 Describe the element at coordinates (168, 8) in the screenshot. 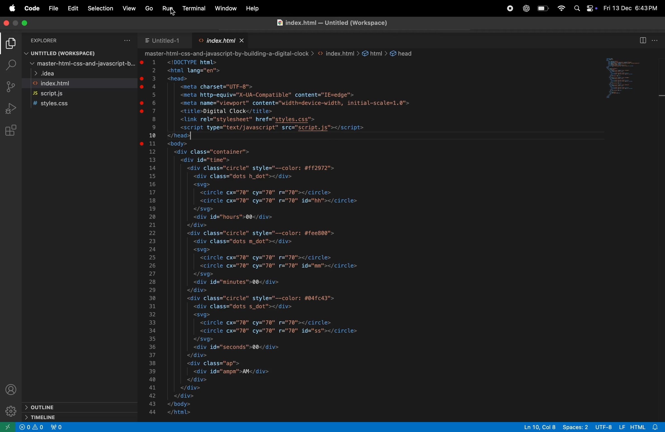

I see `run` at that location.